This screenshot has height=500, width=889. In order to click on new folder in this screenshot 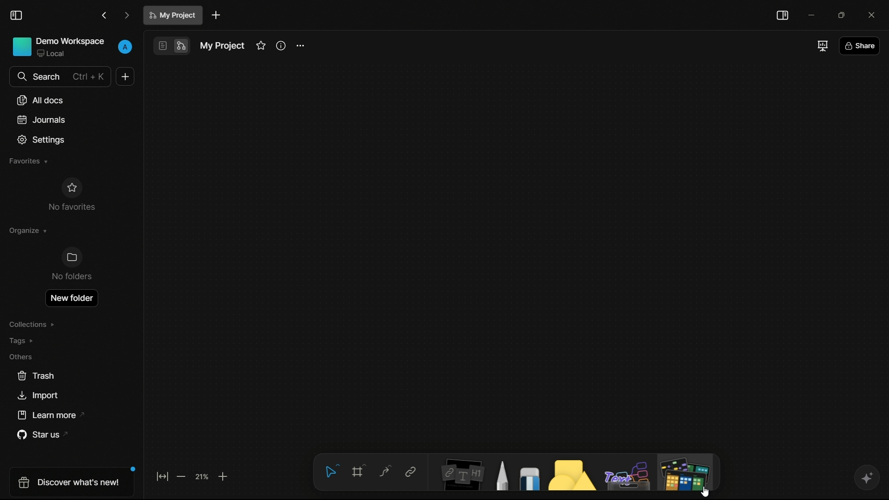, I will do `click(73, 297)`.